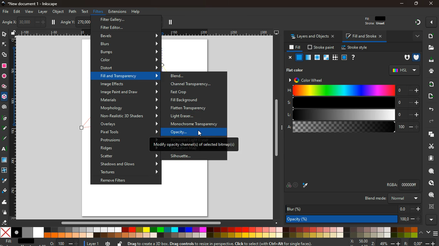  Describe the element at coordinates (277, 222) in the screenshot. I see `Down` at that location.